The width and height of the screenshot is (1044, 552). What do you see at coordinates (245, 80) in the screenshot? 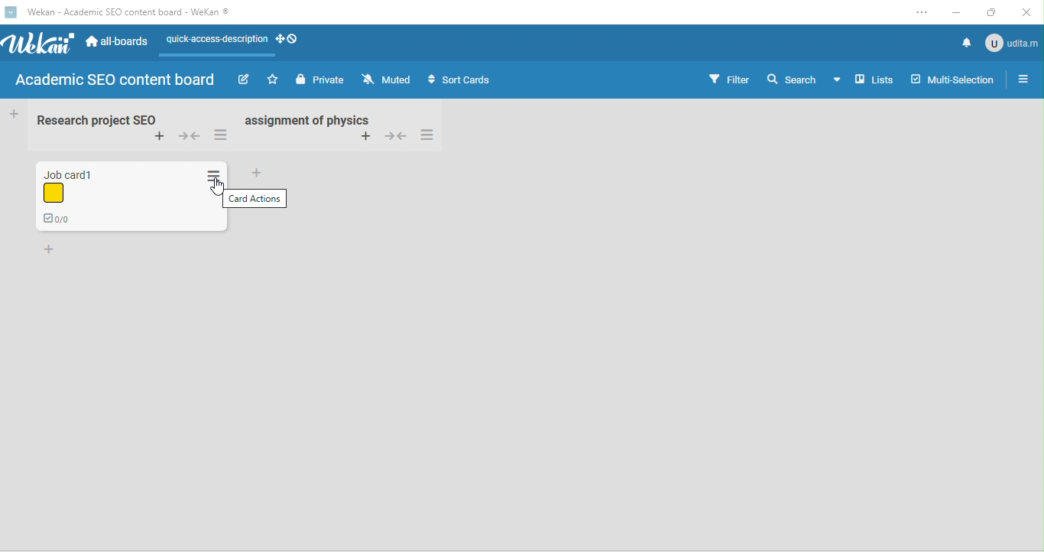
I see `edit` at bounding box center [245, 80].